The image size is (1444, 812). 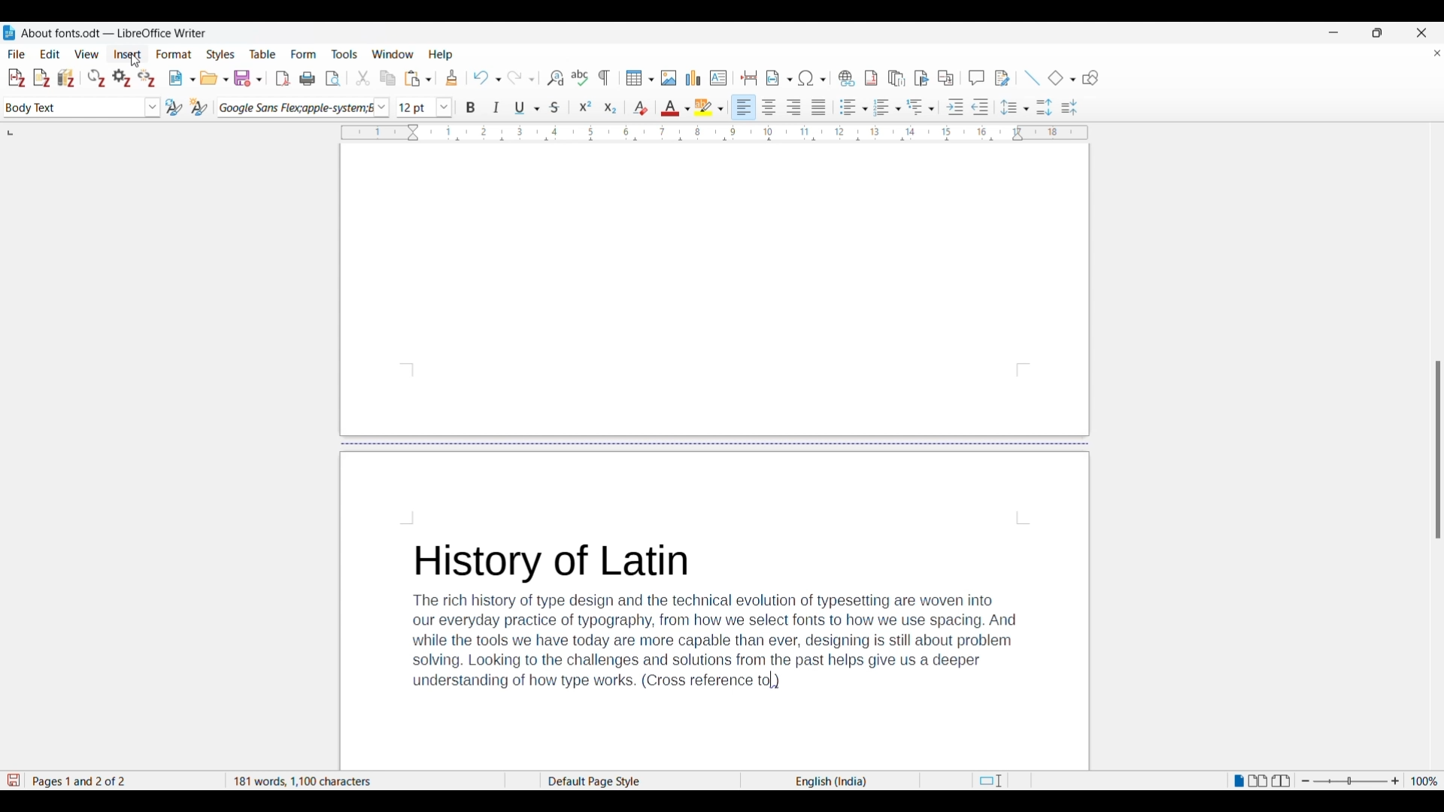 What do you see at coordinates (716, 623) in the screenshot?
I see `History of LatinThe rich history of type design and the technical evolution of typesetting are woven intoour everyday practice of typography, from how we select fonts to how we use spacing. Andwhile the tools we have today are more capable than ever, designing is still about problemsolving. Looking to the challenges and solutions from the past helps give us a deeperunderstanding of how type works. (Cross reference )` at bounding box center [716, 623].